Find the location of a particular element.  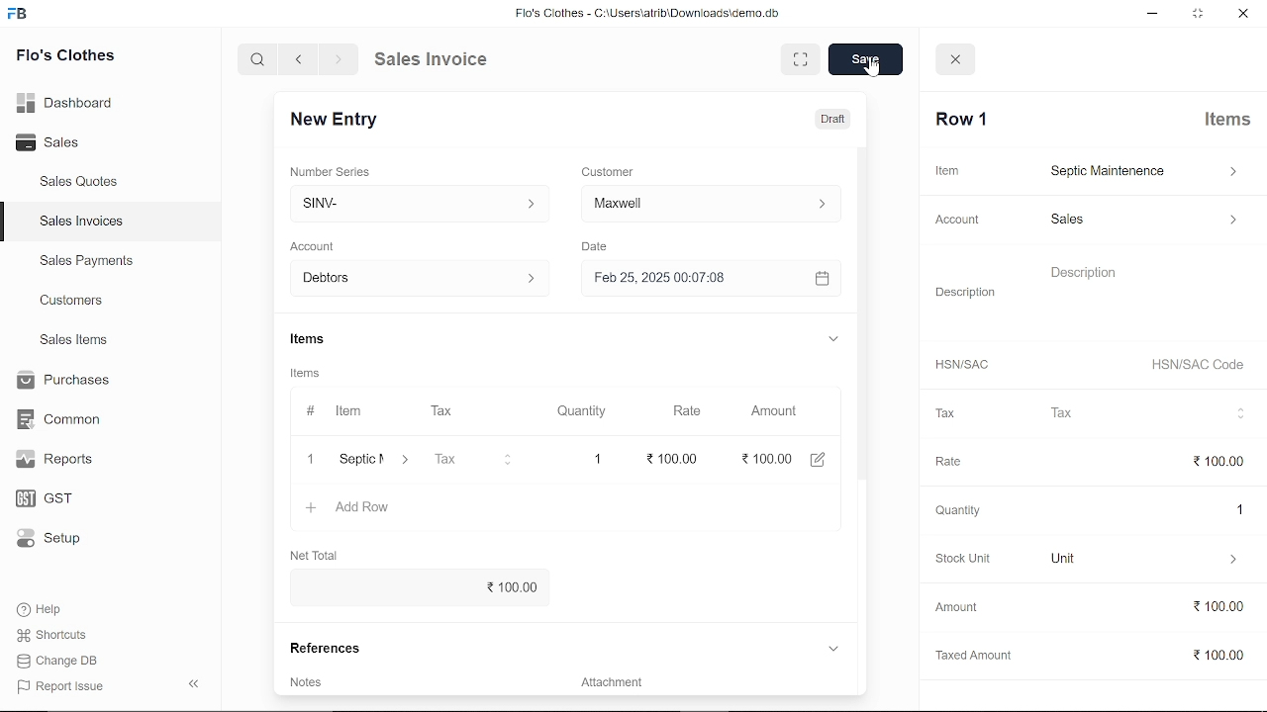

‘Septic Maintenence is located at coordinates (358, 461).